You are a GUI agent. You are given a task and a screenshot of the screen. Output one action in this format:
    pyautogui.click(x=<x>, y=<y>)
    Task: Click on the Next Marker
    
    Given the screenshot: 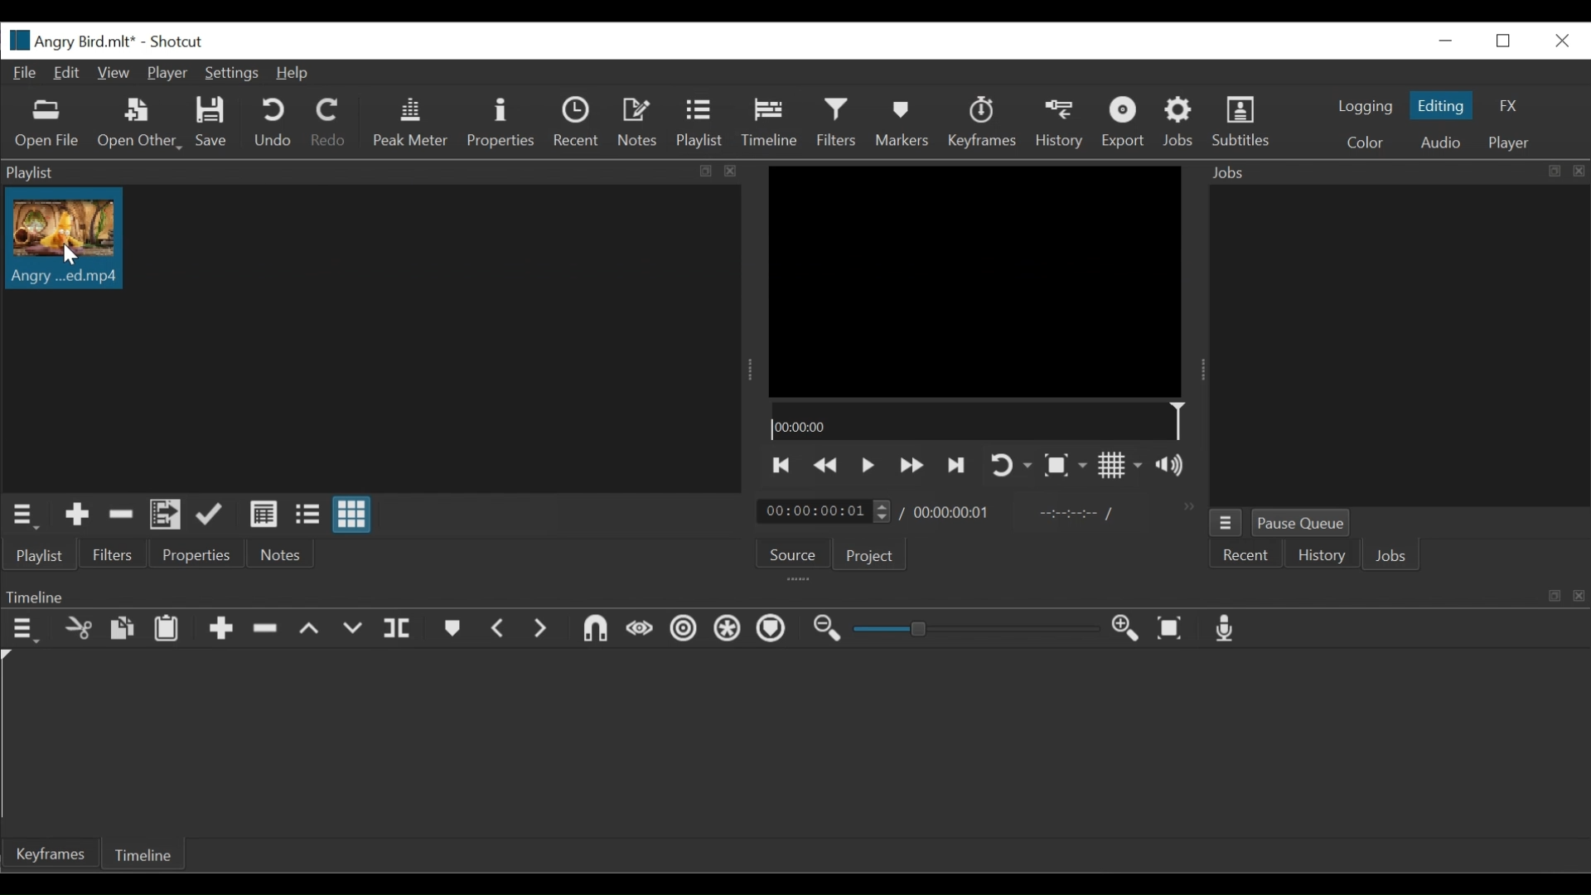 What is the action you would take?
    pyautogui.click(x=544, y=630)
    